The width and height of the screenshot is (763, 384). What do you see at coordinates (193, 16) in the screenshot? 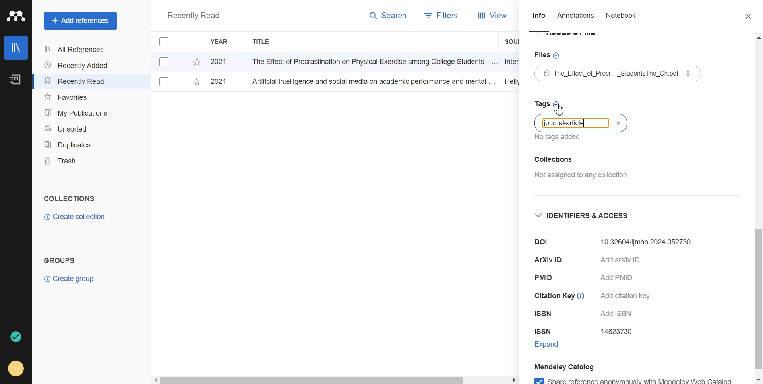
I see `Recently Read` at bounding box center [193, 16].